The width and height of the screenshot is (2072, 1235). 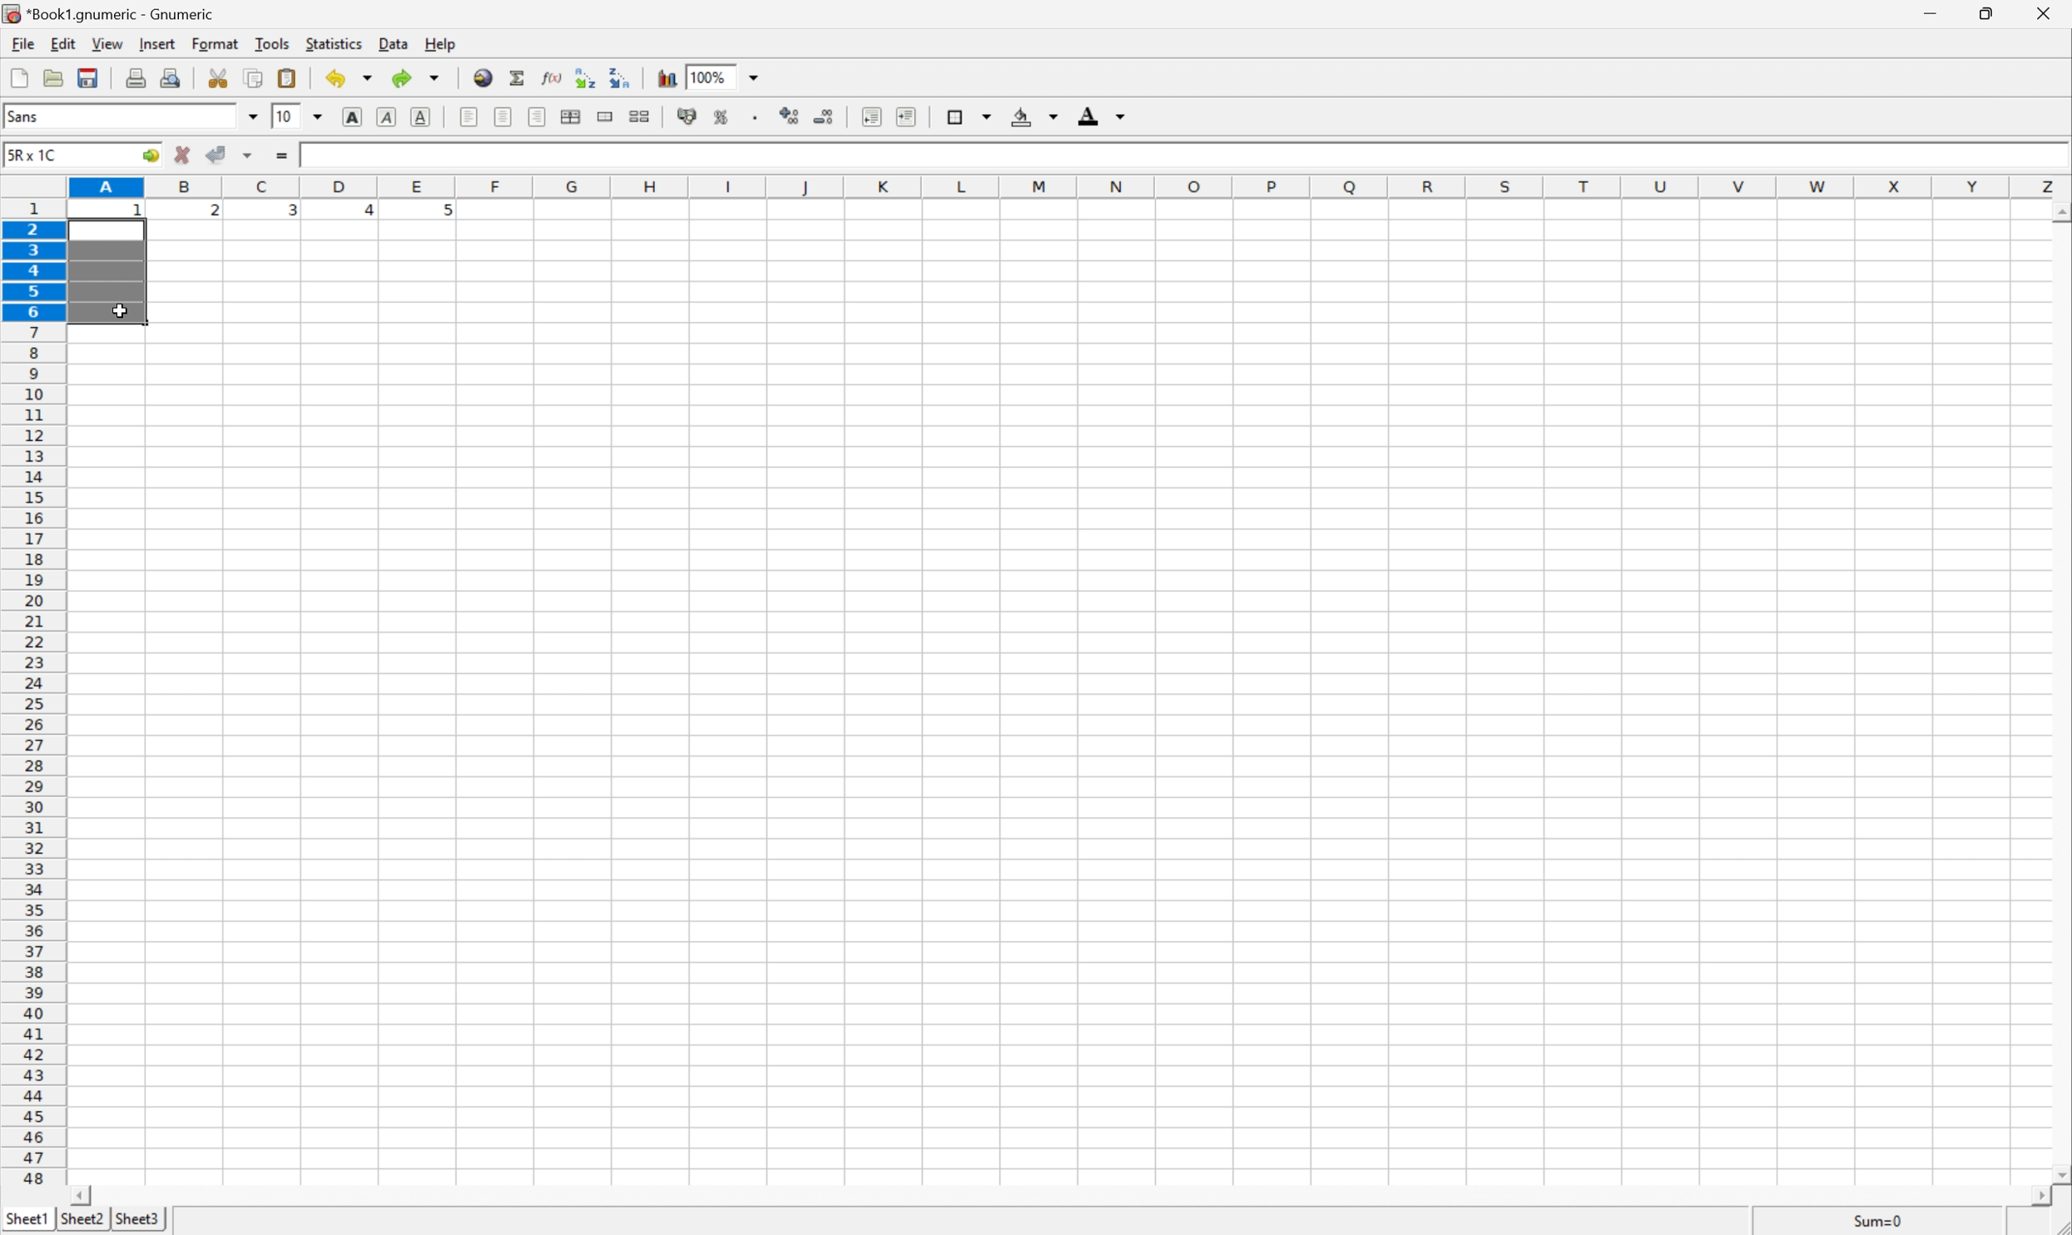 What do you see at coordinates (821, 117) in the screenshot?
I see `decrease number of decimals displayed` at bounding box center [821, 117].